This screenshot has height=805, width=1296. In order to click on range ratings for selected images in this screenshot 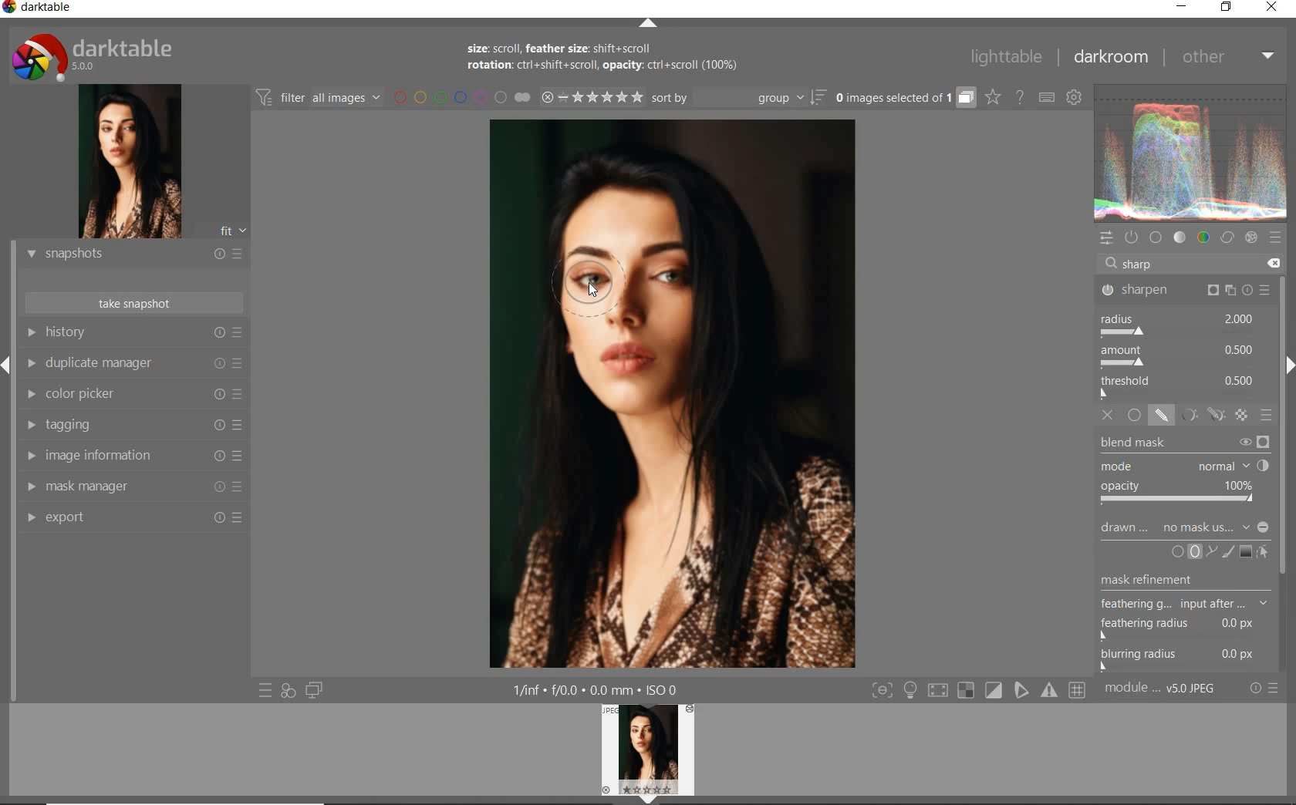, I will do `click(578, 99)`.